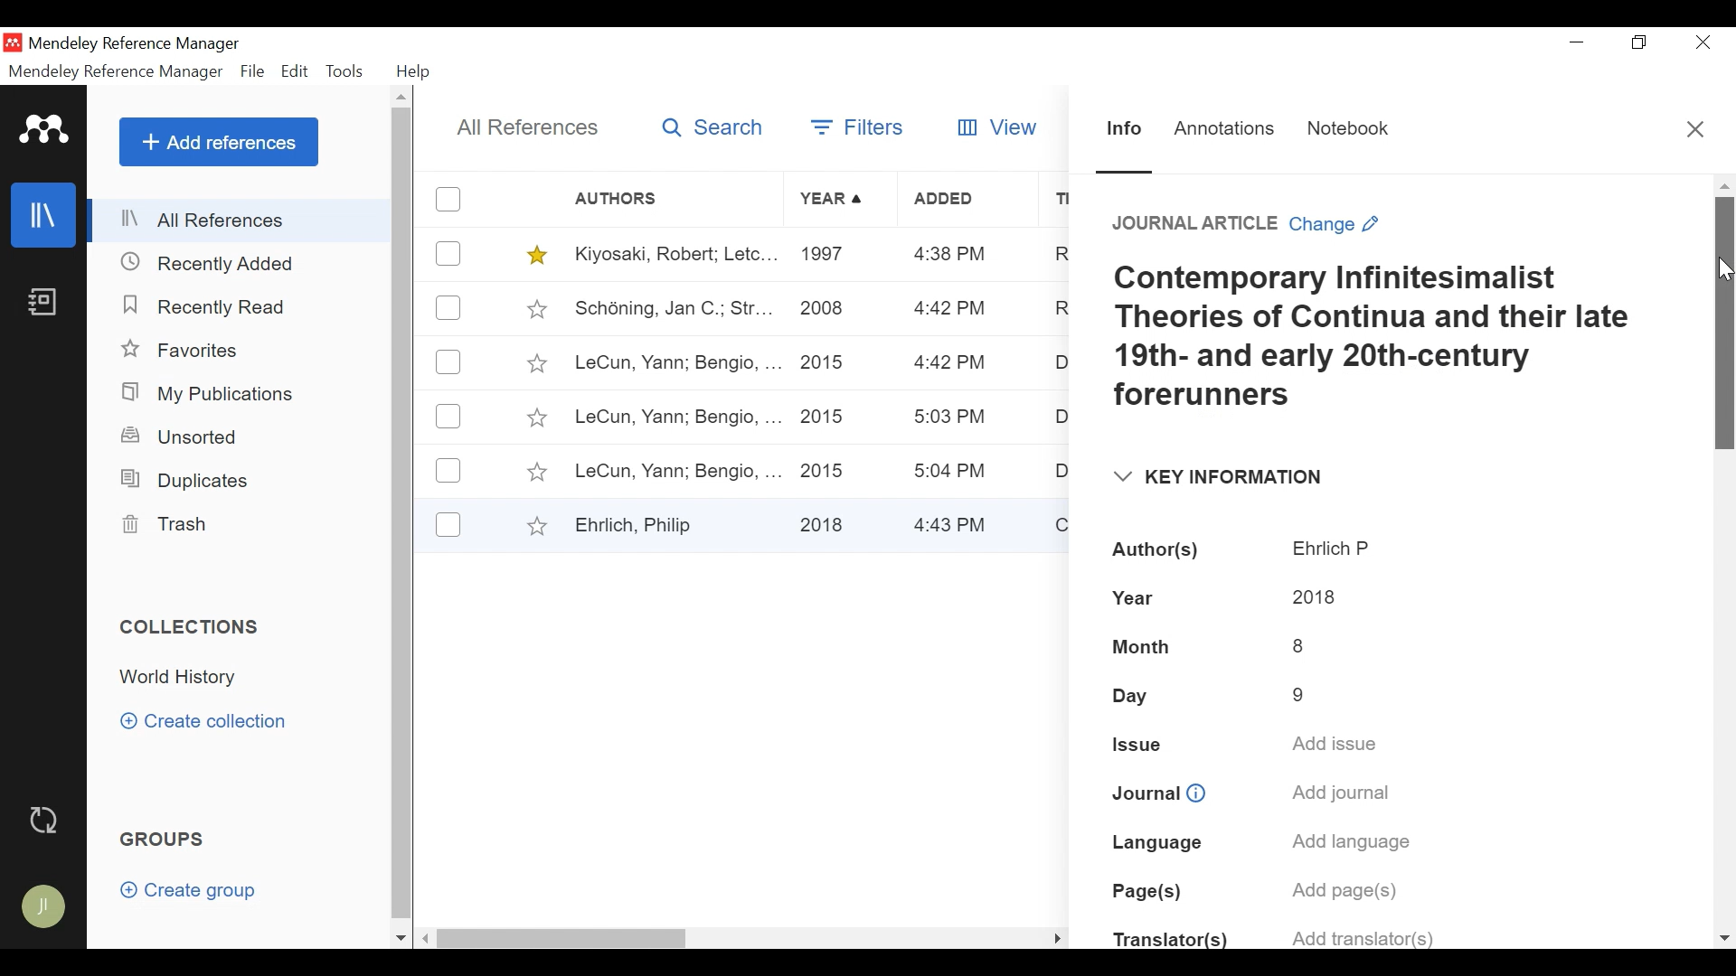 This screenshot has height=976, width=1736. What do you see at coordinates (1348, 132) in the screenshot?
I see `Notebook` at bounding box center [1348, 132].